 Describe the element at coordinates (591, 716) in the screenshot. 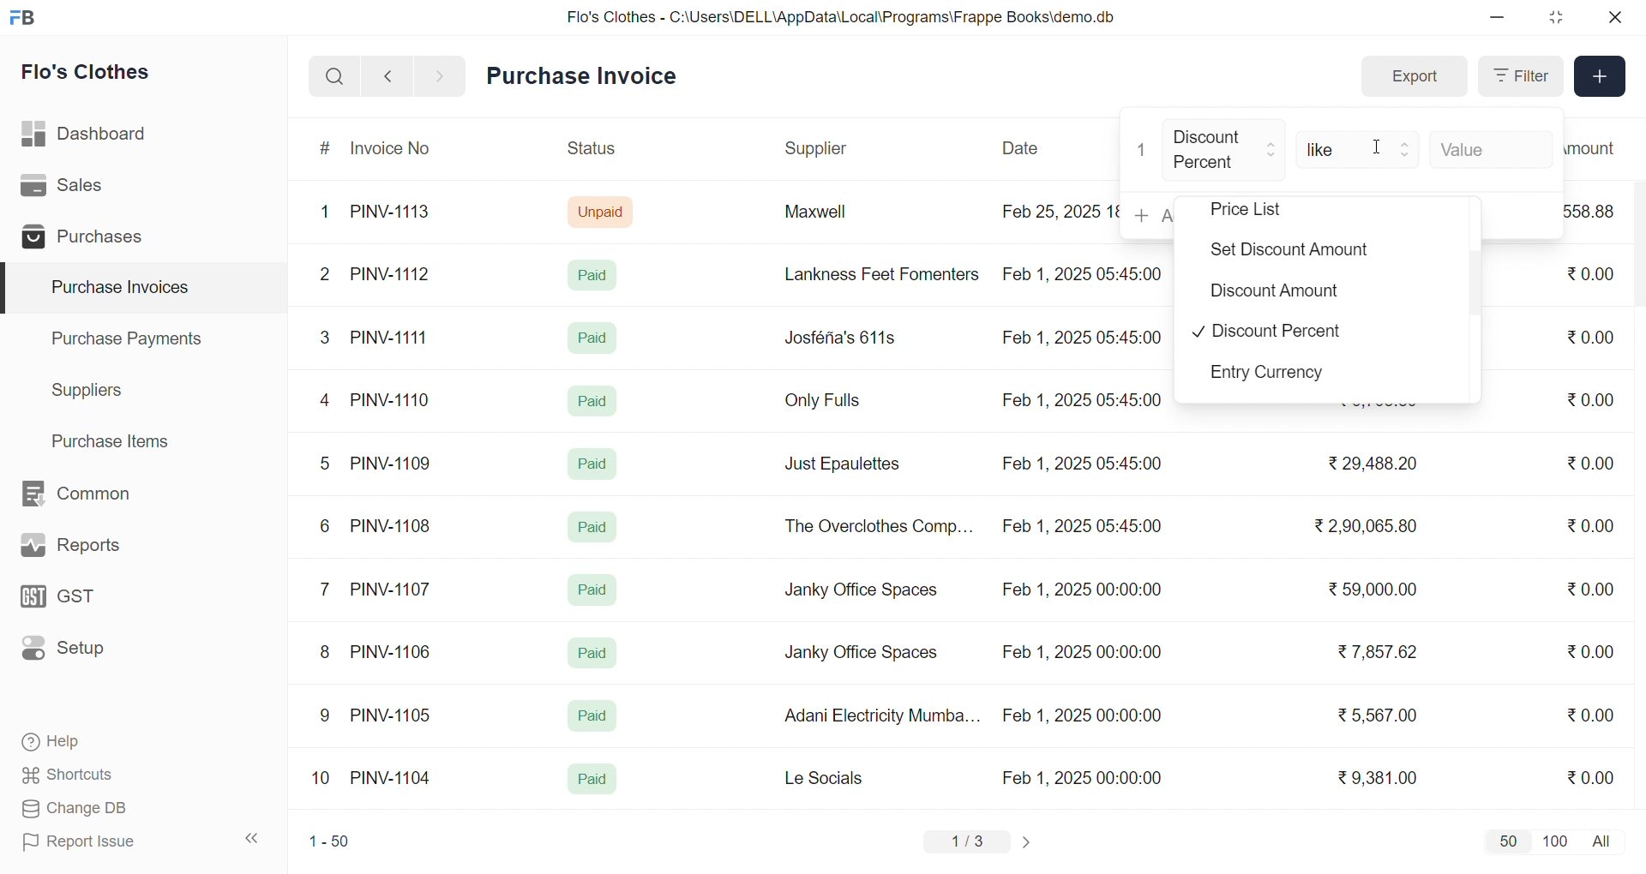

I see `Paid` at that location.